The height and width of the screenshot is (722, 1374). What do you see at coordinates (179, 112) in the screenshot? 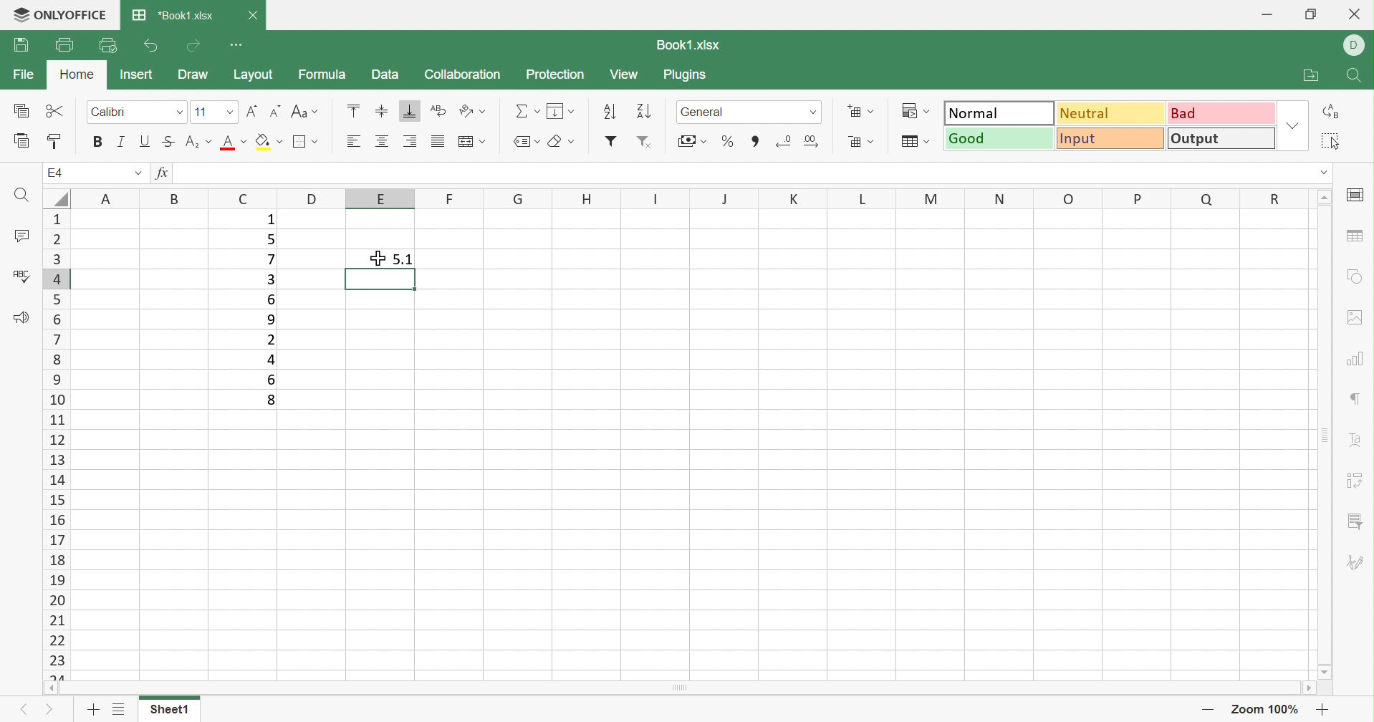
I see `Drop Down` at bounding box center [179, 112].